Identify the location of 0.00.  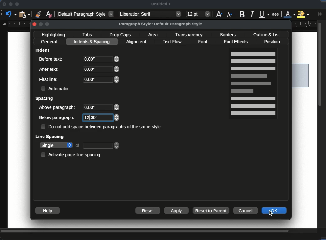
(101, 59).